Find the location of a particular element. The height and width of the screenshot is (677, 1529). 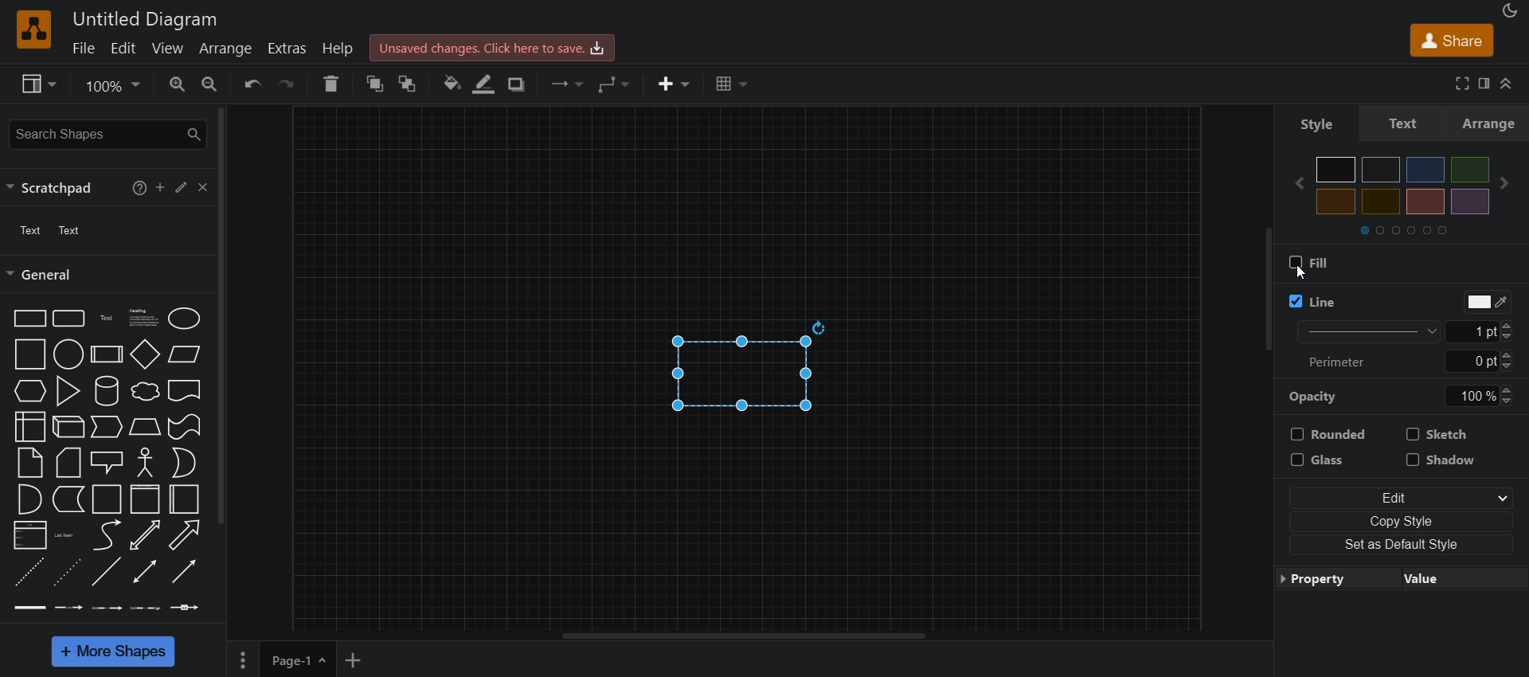

dotted line is located at coordinates (65, 574).